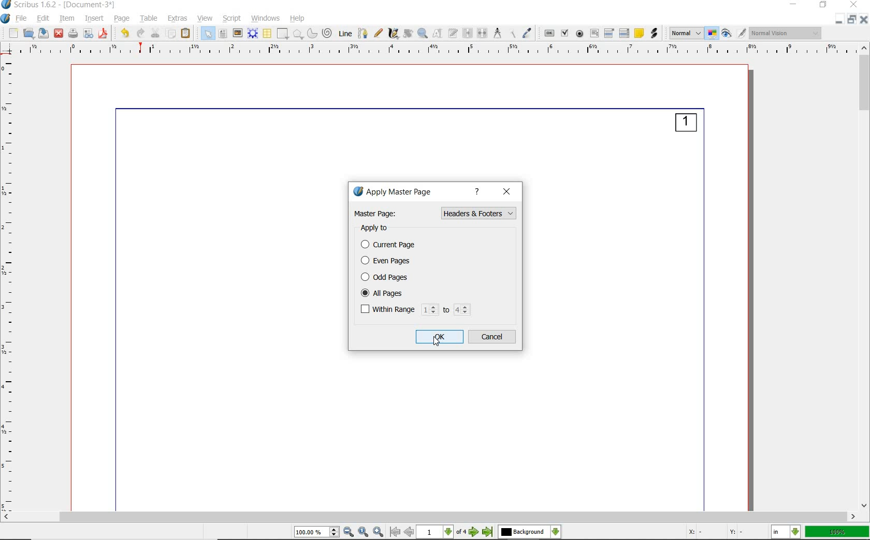 This screenshot has width=870, height=540. I want to click on select current page, so click(441, 532).